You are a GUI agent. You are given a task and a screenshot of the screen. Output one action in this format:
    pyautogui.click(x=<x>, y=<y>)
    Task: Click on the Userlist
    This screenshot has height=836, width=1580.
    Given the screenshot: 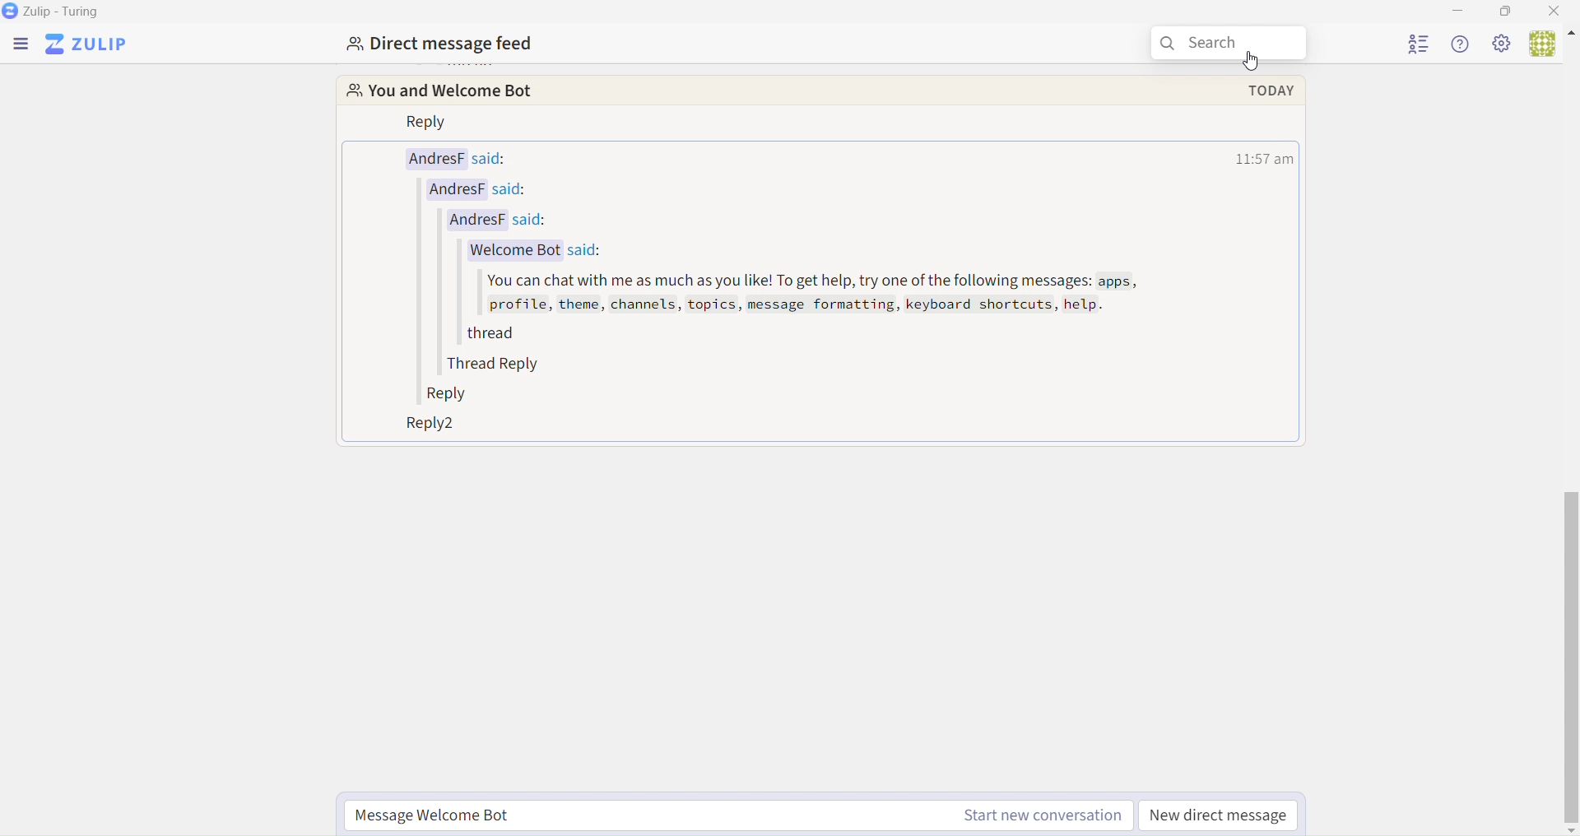 What is the action you would take?
    pyautogui.click(x=1420, y=43)
    